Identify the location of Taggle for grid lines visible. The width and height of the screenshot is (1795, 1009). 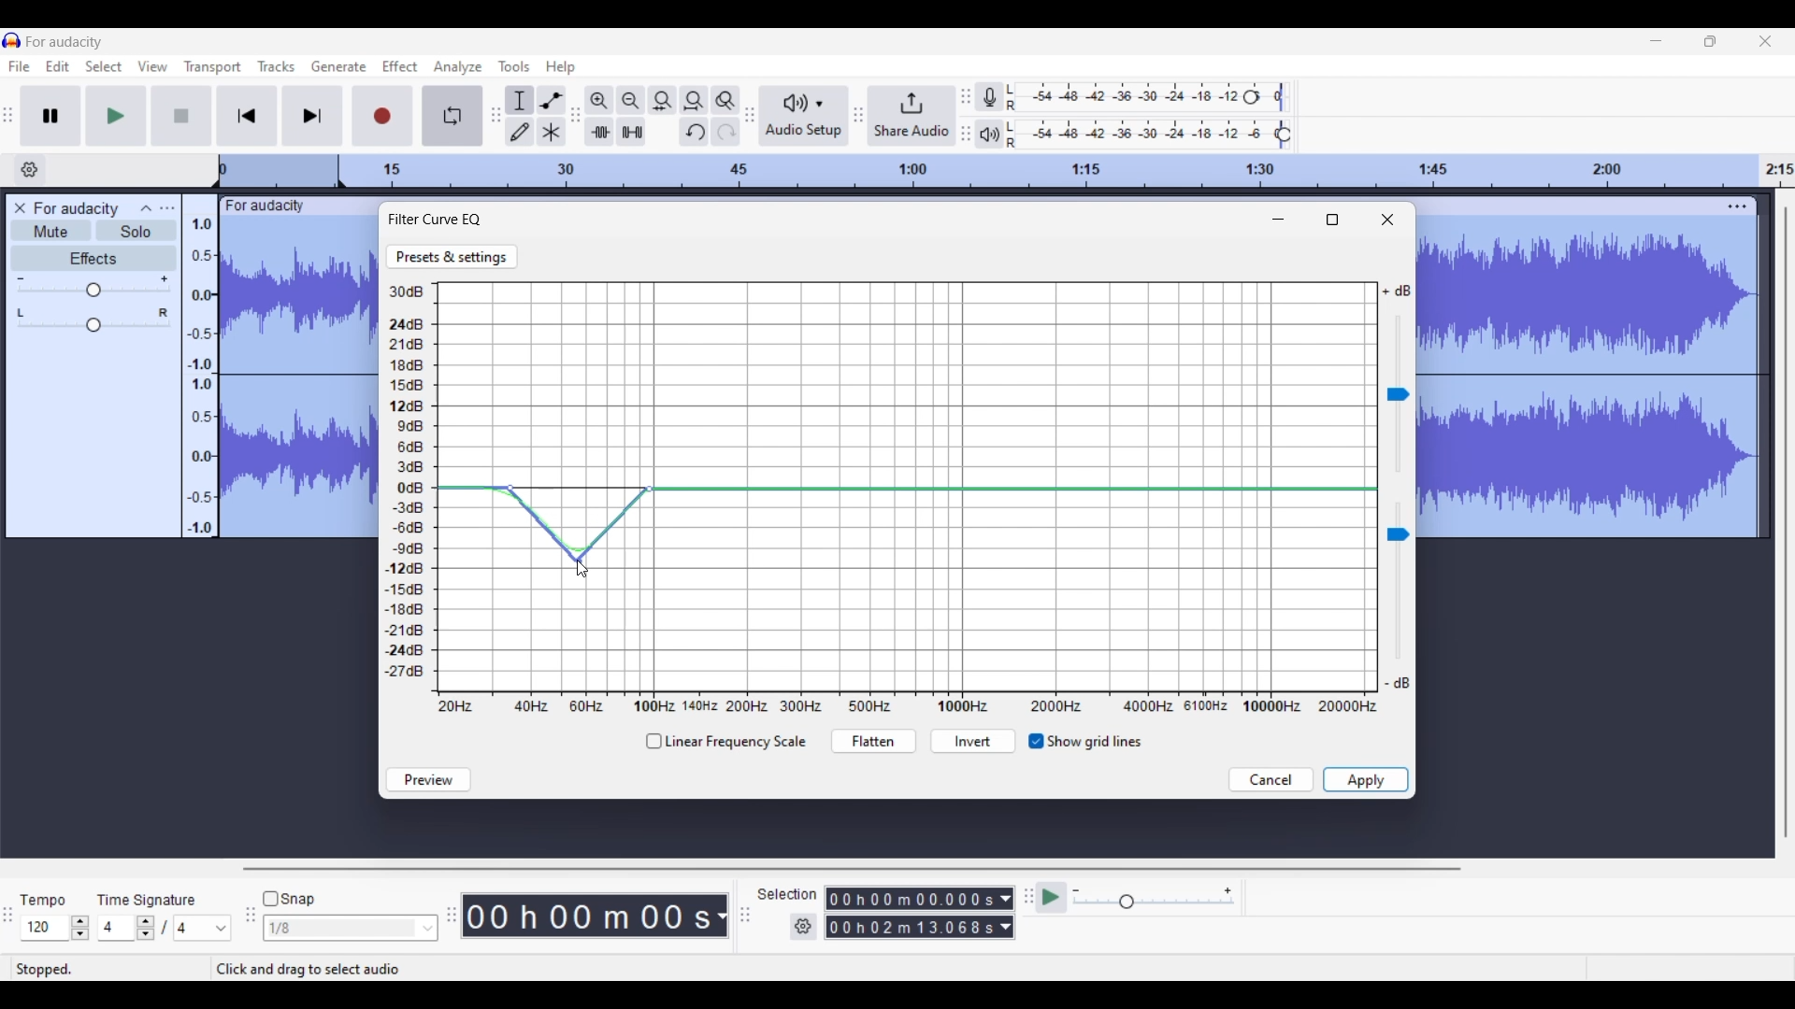
(1085, 742).